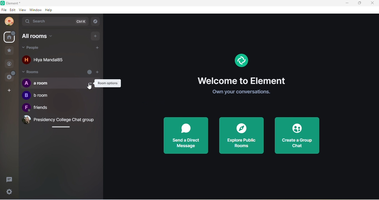 The height and width of the screenshot is (200, 379). What do you see at coordinates (297, 137) in the screenshot?
I see `create a group chat` at bounding box center [297, 137].